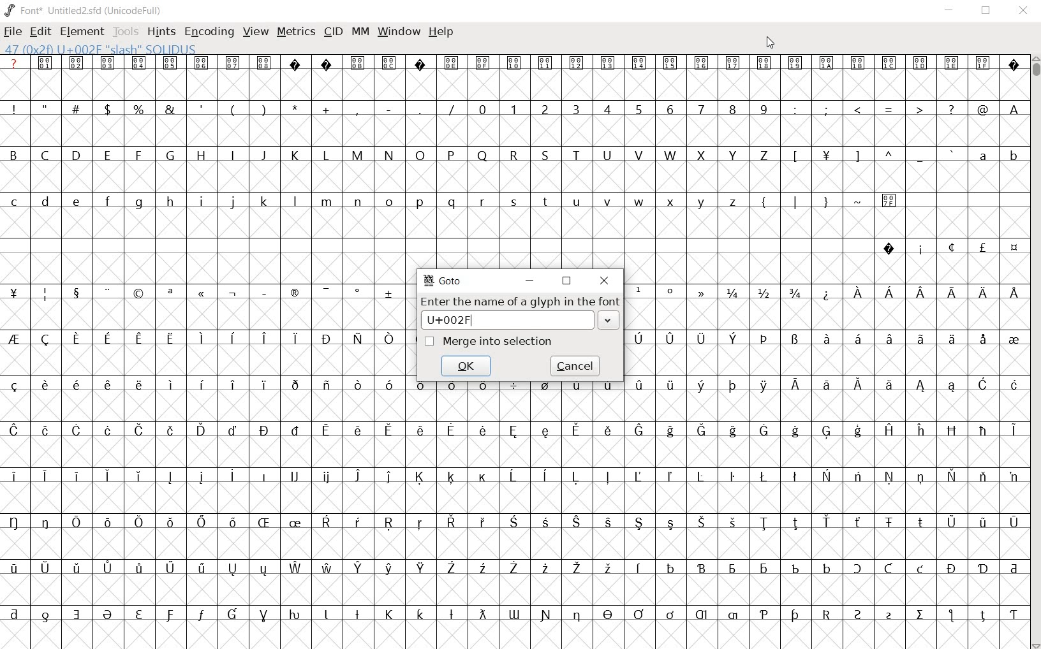 Image resolution: width=1041 pixels, height=649 pixels. What do you see at coordinates (467, 367) in the screenshot?
I see `ok` at bounding box center [467, 367].